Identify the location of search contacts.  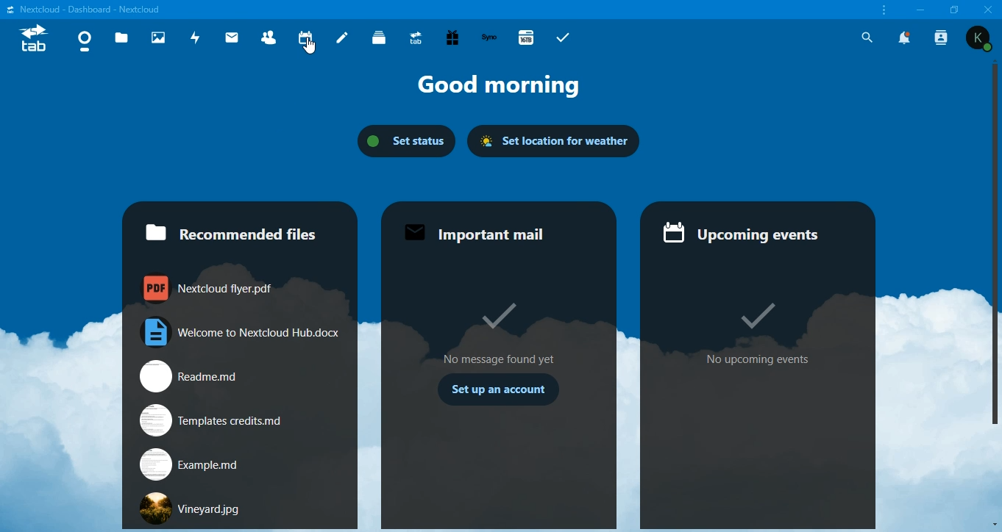
(944, 40).